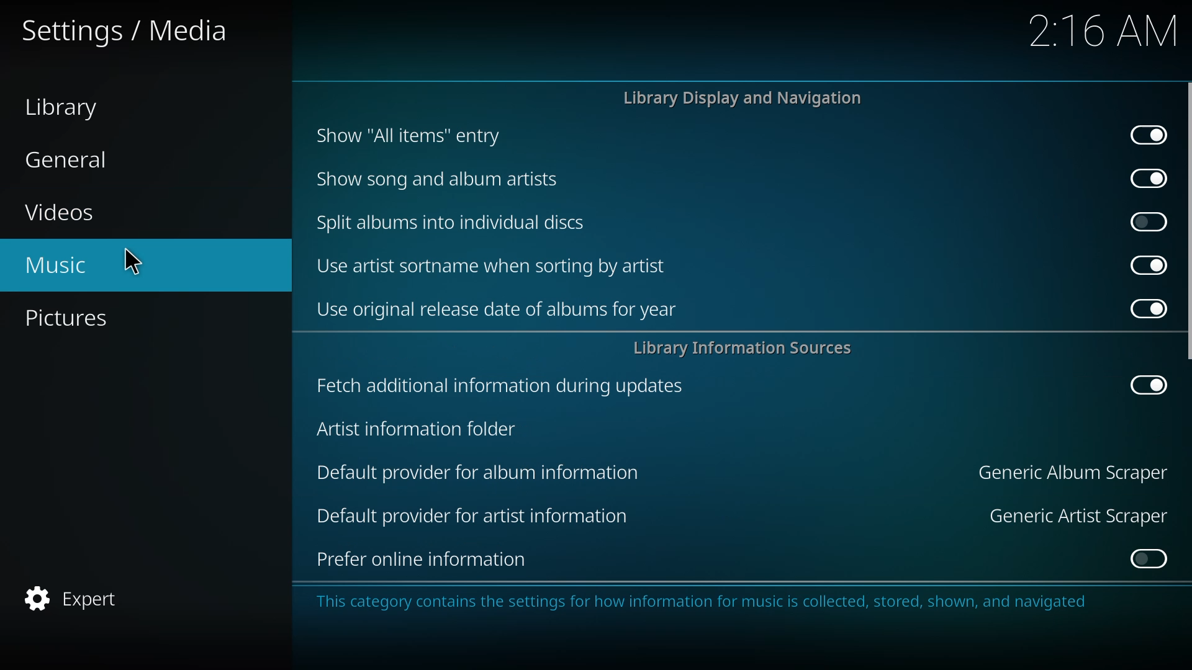 This screenshot has height=670, width=1192. What do you see at coordinates (1190, 220) in the screenshot?
I see `scroll bar` at bounding box center [1190, 220].